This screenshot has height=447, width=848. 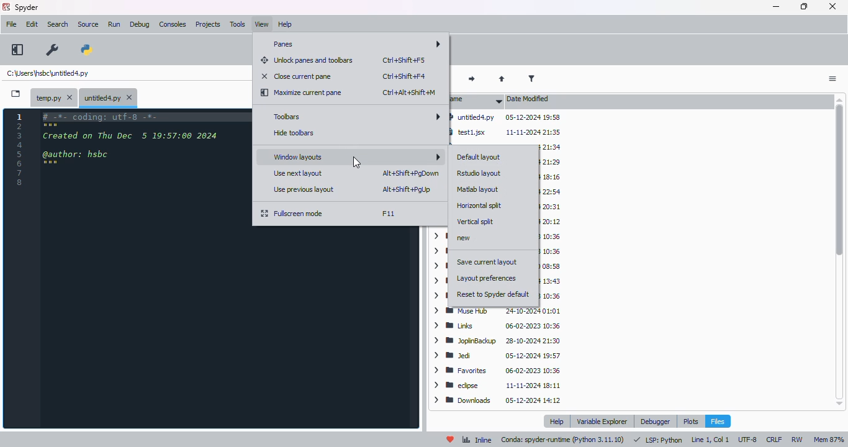 What do you see at coordinates (829, 440) in the screenshot?
I see `mem 87%` at bounding box center [829, 440].